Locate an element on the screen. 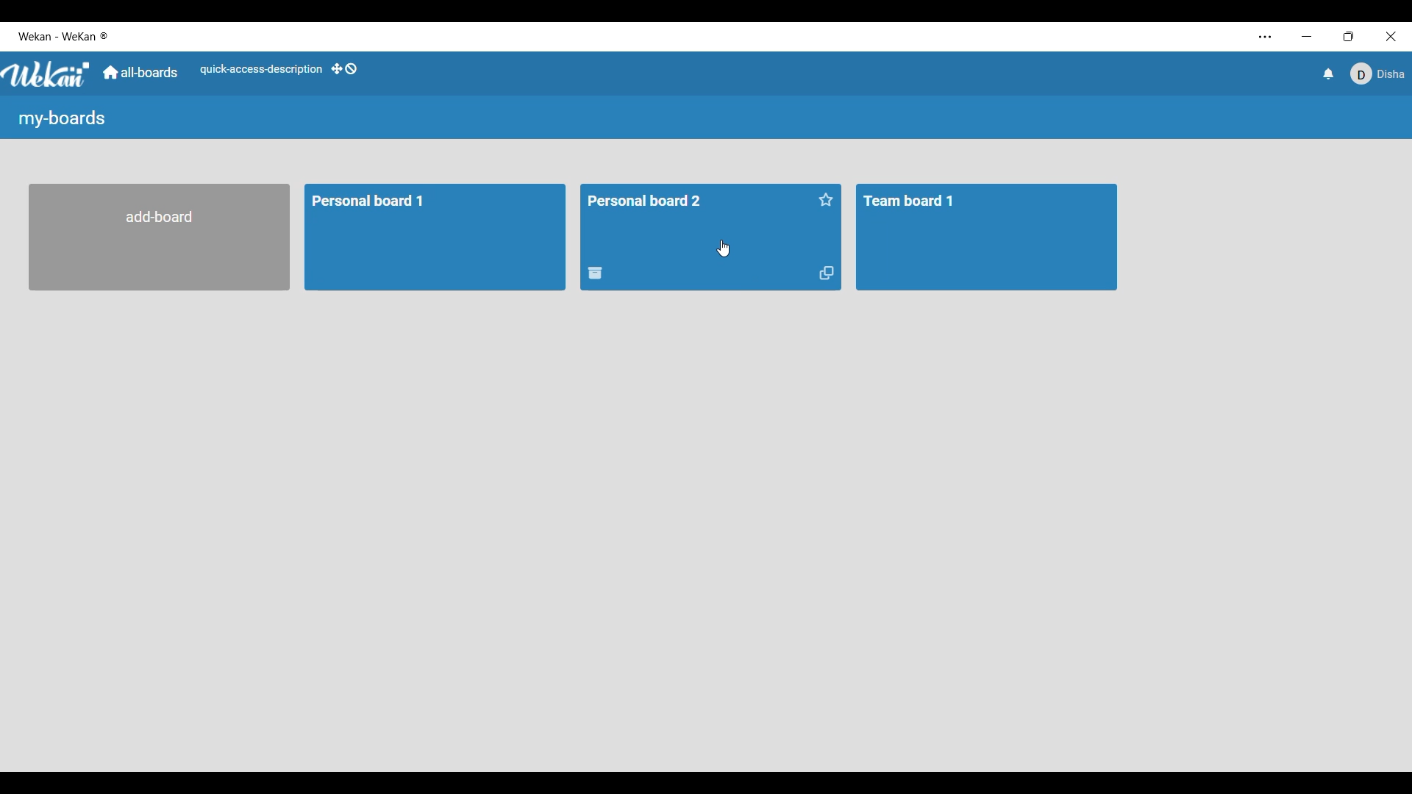  Current account  is located at coordinates (1377, 74).